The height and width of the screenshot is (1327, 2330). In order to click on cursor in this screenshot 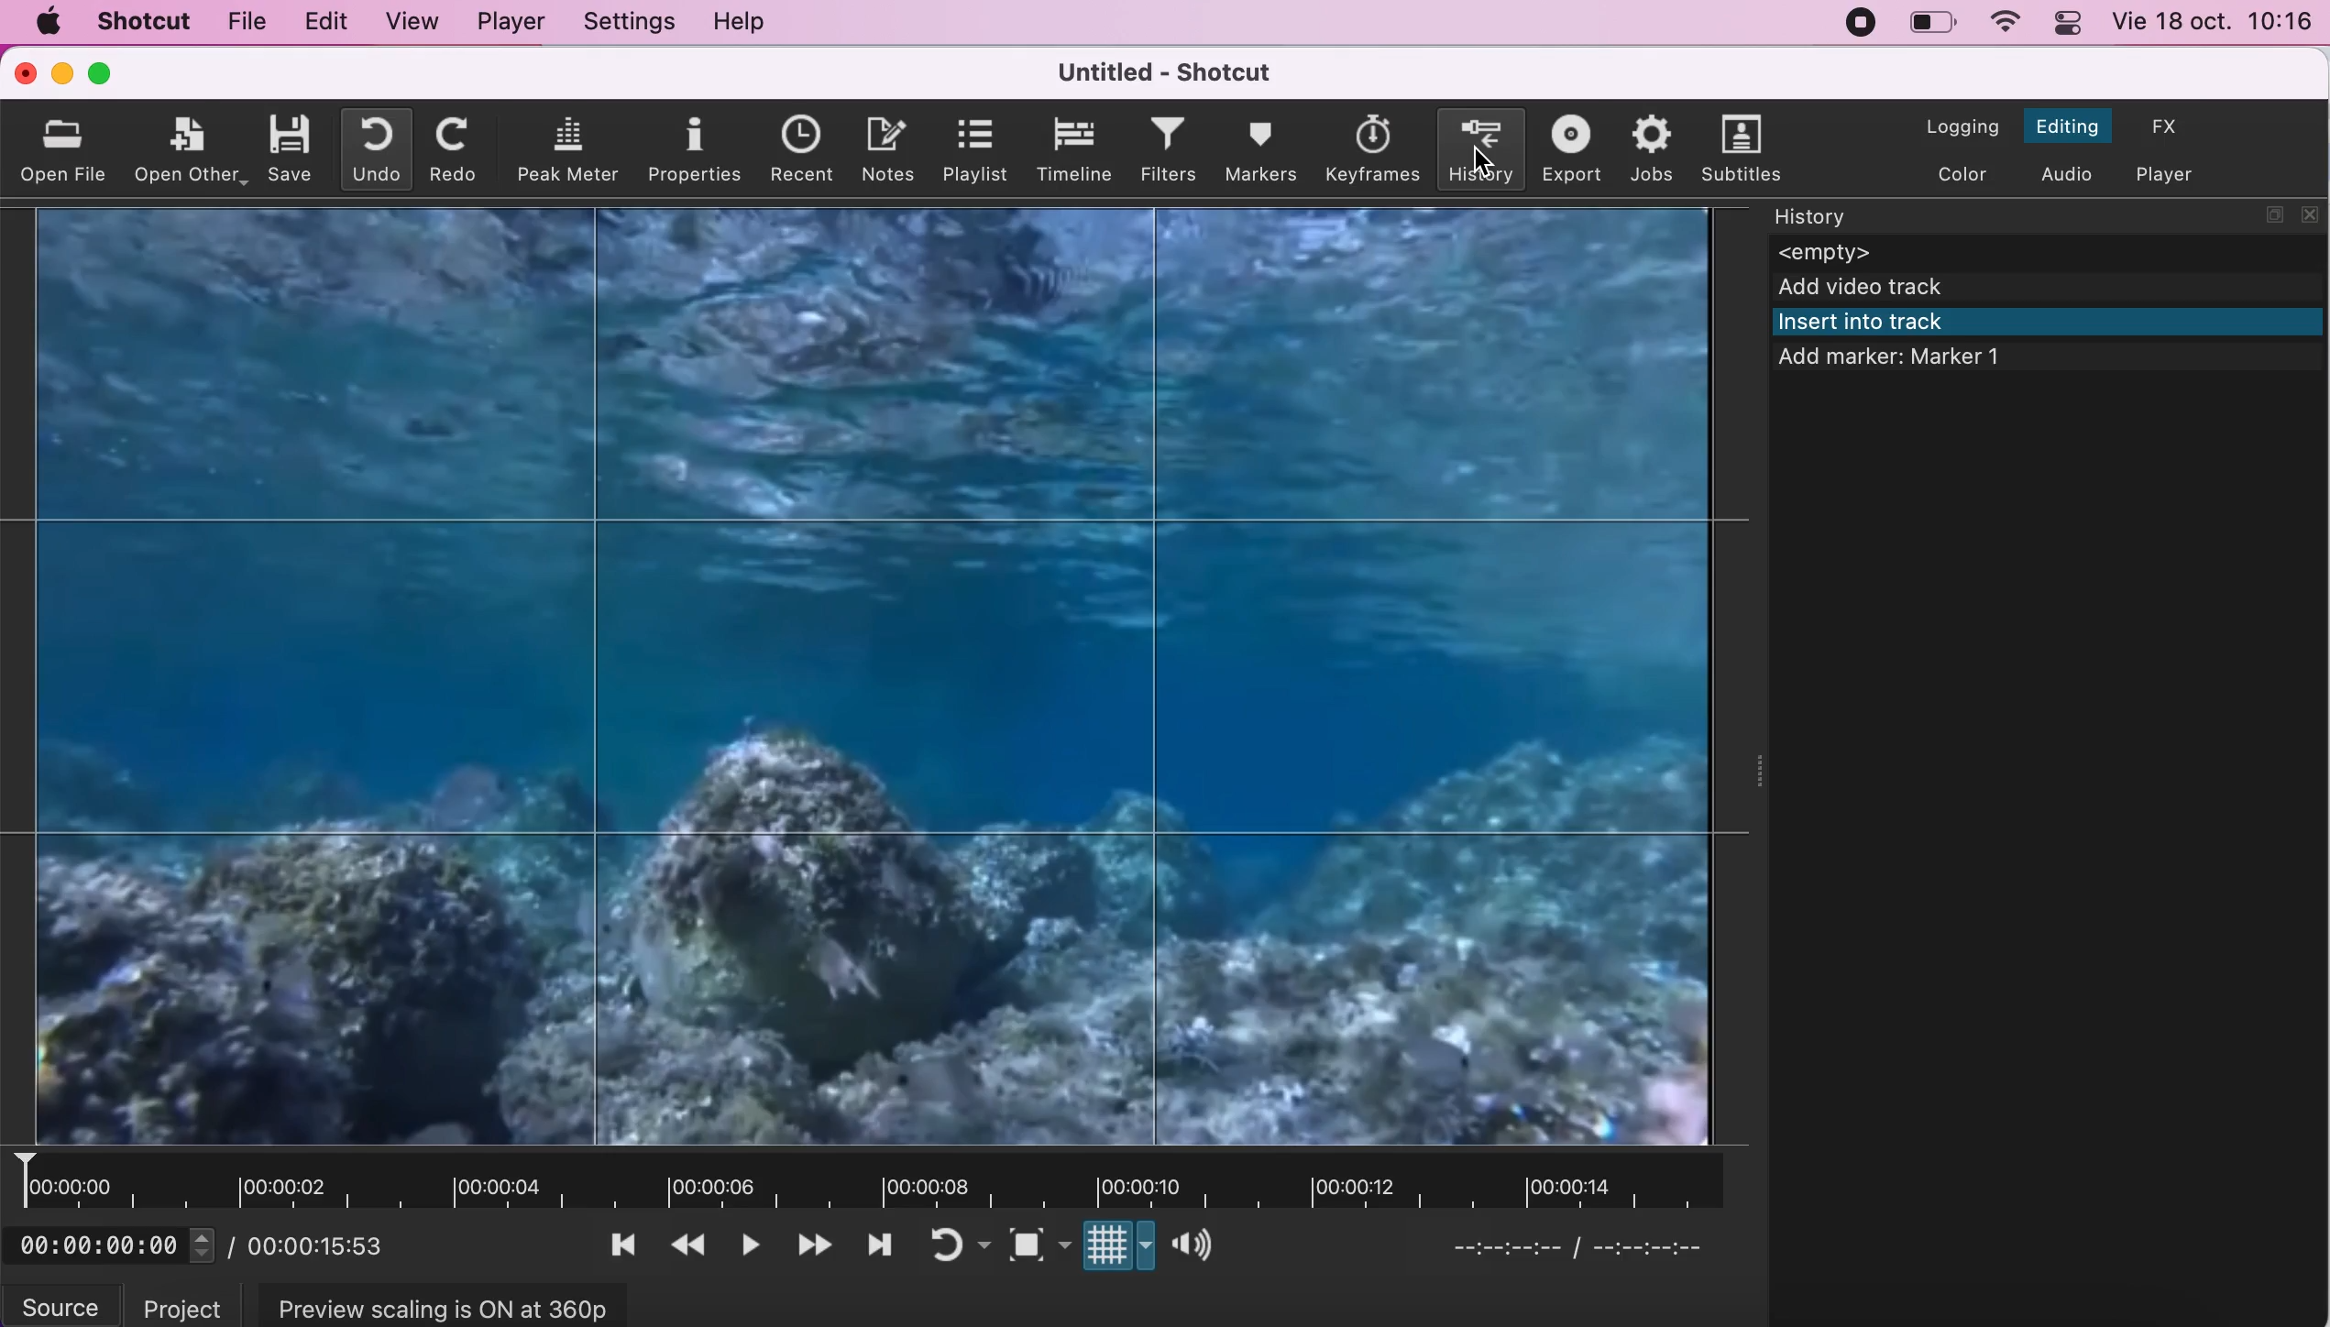, I will do `click(1478, 158)`.